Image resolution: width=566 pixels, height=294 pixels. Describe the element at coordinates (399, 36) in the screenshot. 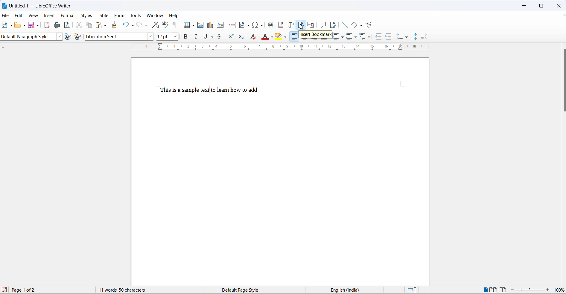

I see `line spacing` at that location.